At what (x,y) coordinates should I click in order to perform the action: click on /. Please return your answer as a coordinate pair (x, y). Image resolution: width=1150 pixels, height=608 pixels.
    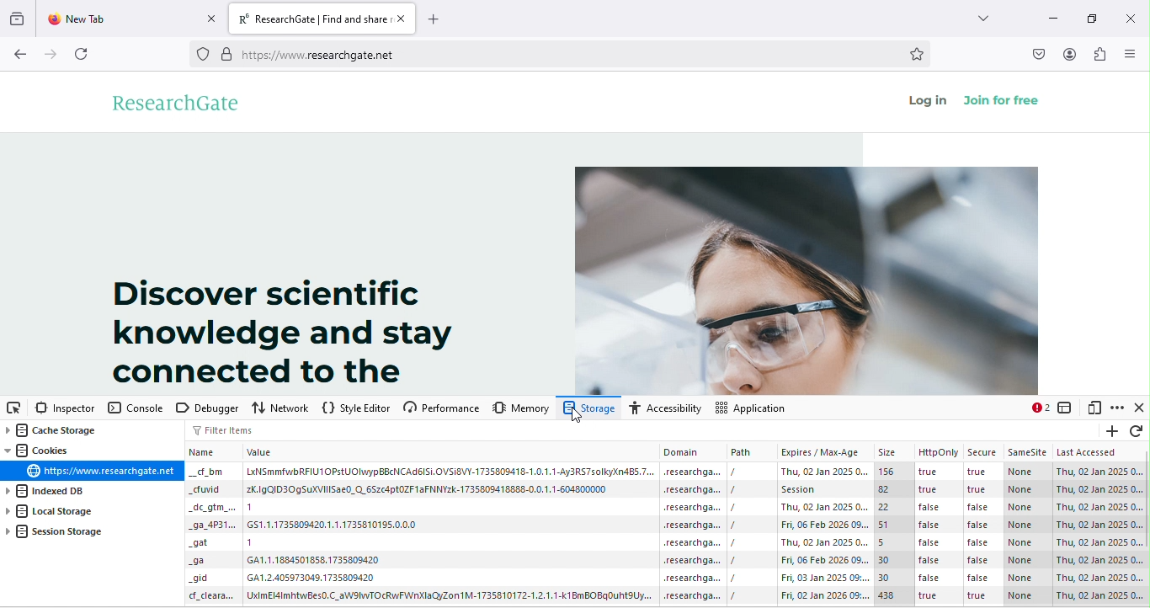
    Looking at the image, I should click on (732, 579).